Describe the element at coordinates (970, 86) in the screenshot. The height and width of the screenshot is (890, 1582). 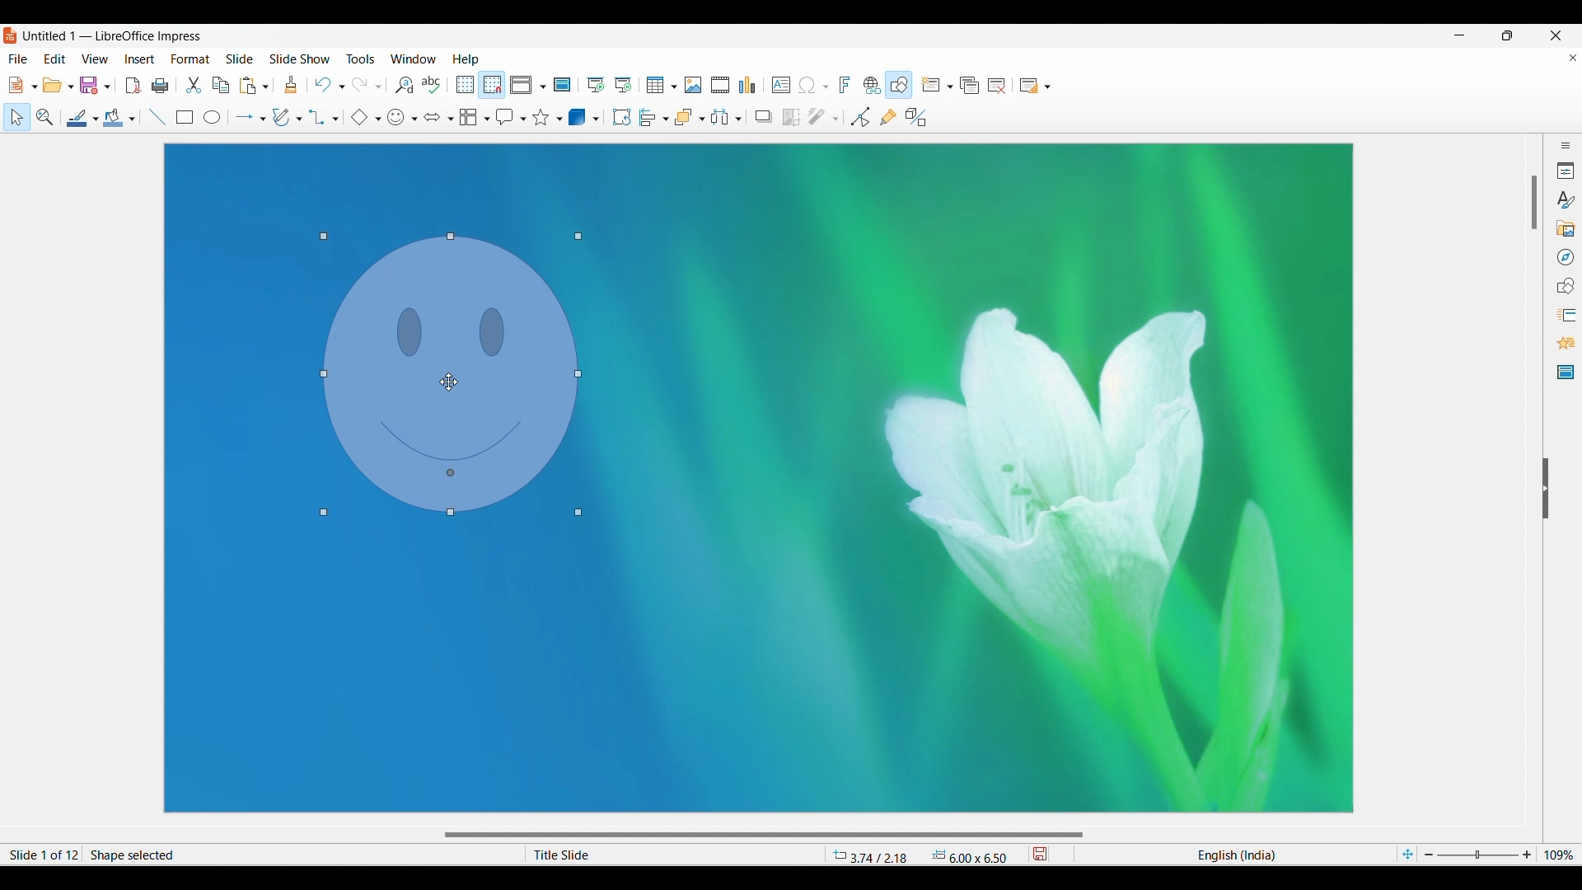
I see `Duplicate slide` at that location.